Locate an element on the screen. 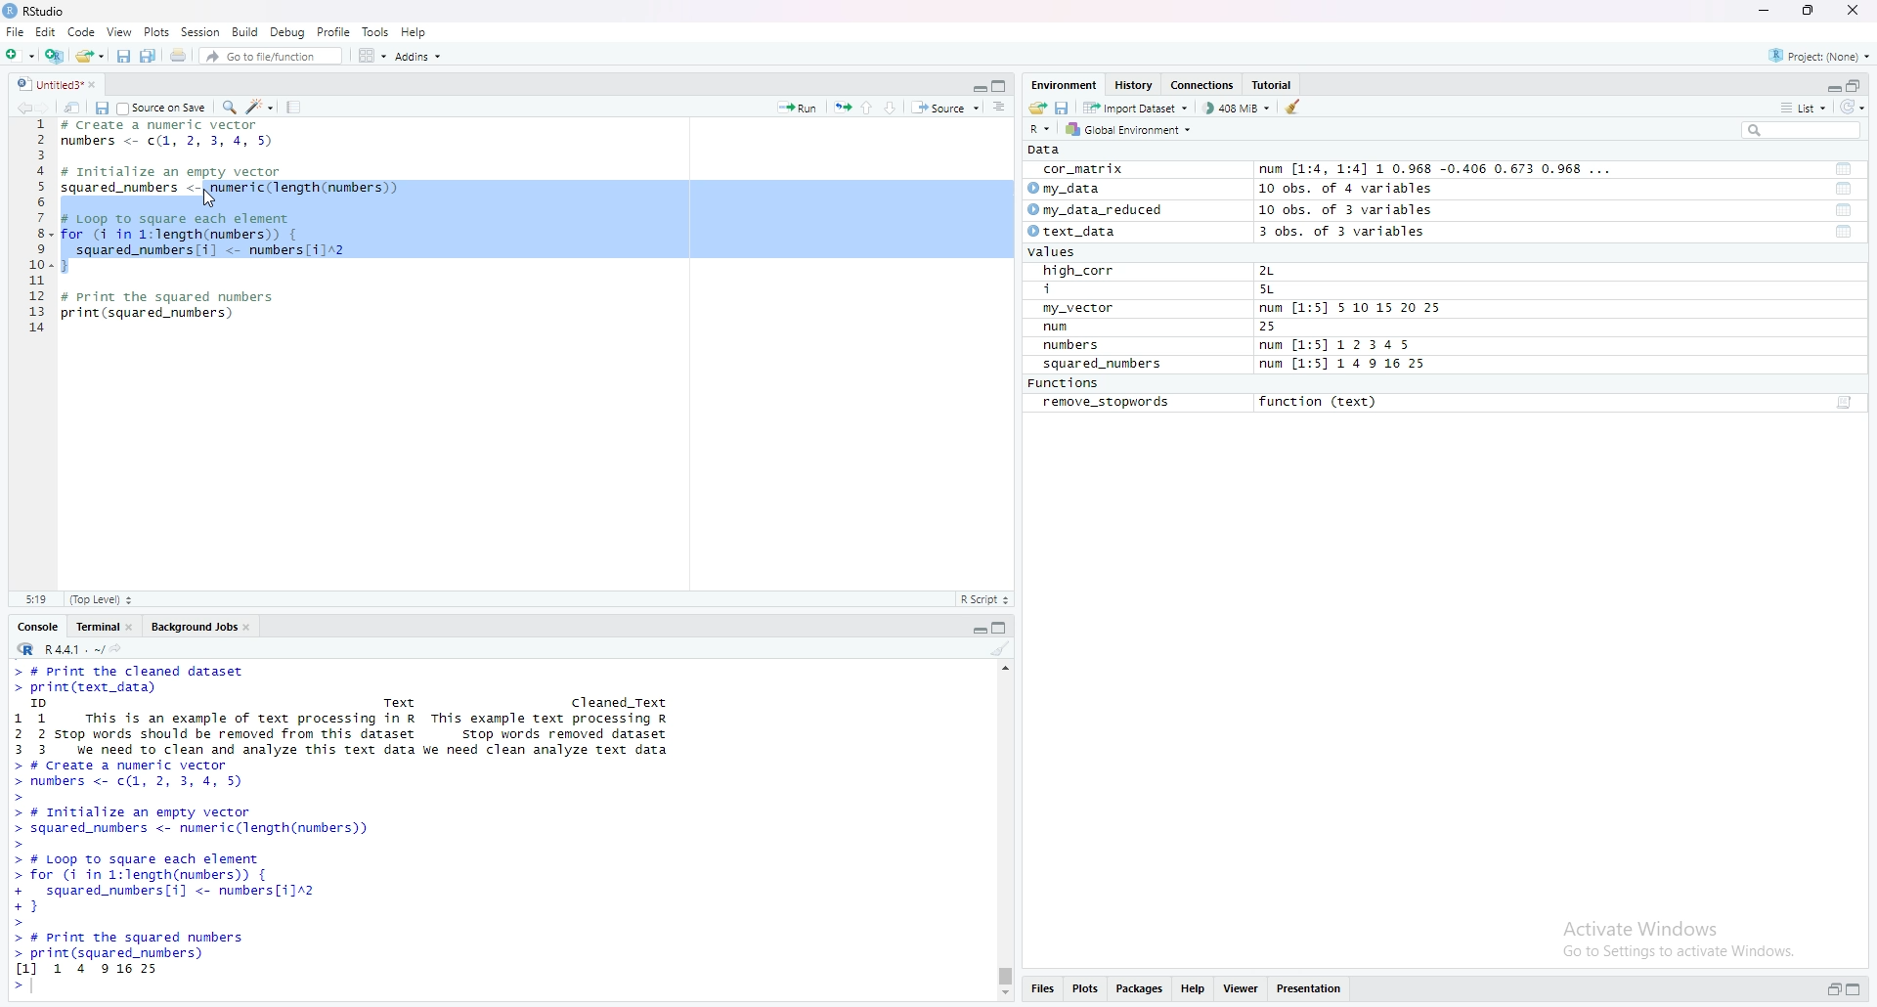 Image resolution: width=1877 pixels, height=1007 pixels. Console is located at coordinates (38, 625).